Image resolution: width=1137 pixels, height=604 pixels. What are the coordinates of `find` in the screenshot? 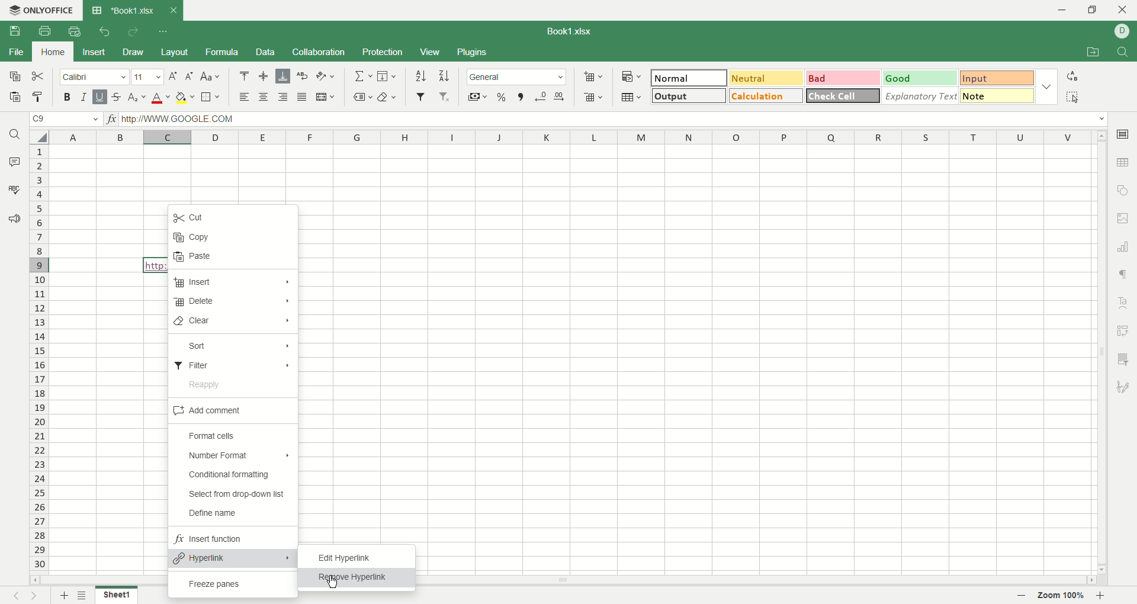 It's located at (14, 133).